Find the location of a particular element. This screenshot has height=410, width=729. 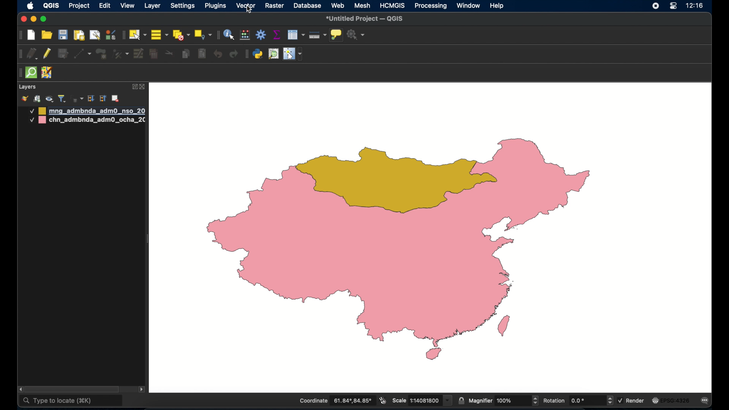

ventor data of Mongolia and china is located at coordinates (408, 249).